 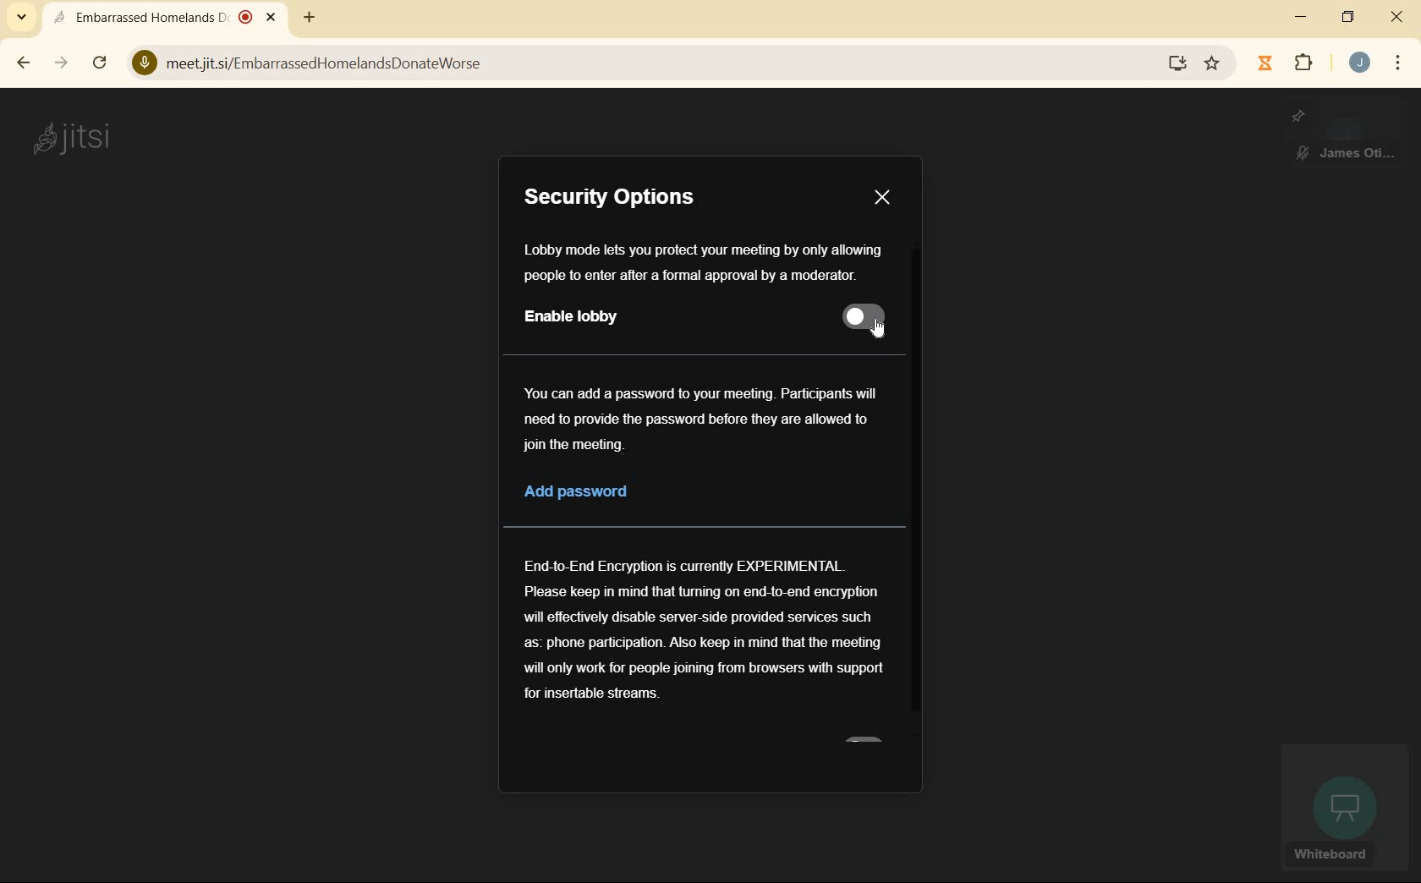 I want to click on cursor, so click(x=880, y=330).